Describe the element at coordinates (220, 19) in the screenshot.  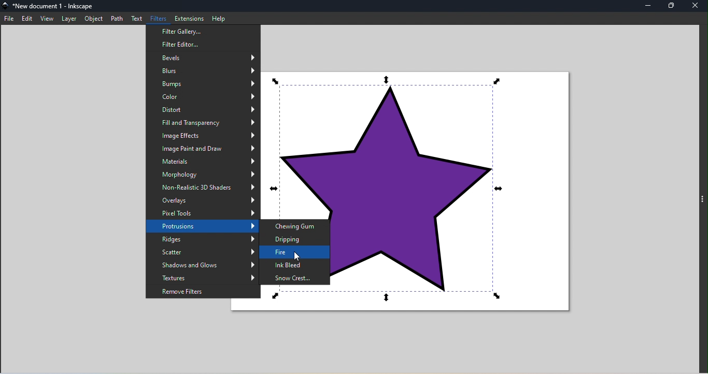
I see `Help` at that location.